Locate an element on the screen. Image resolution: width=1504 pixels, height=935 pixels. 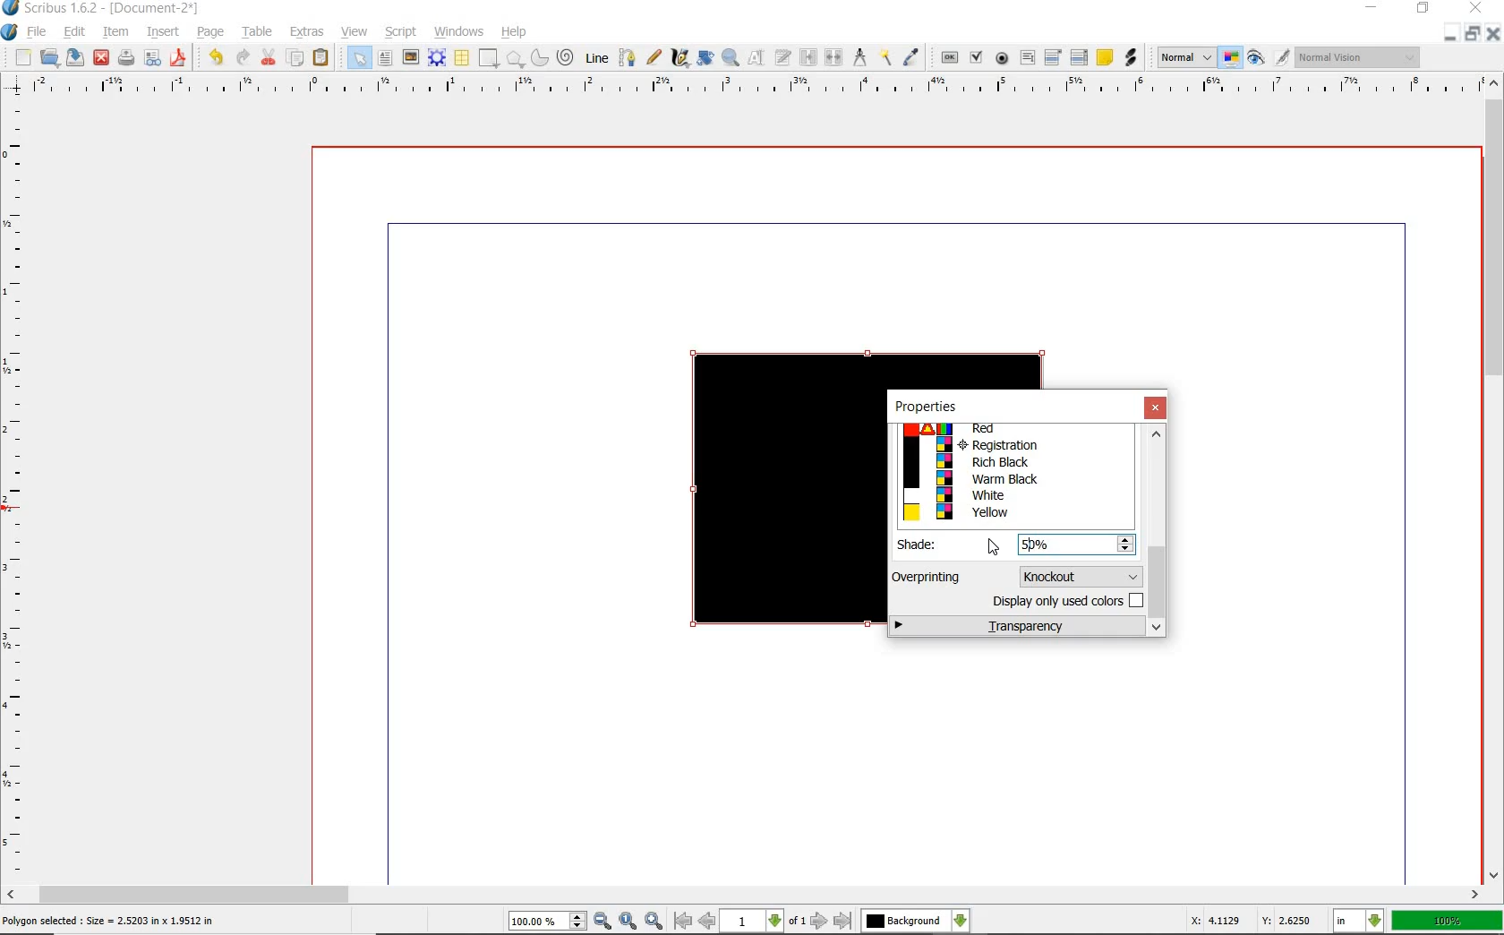
scrollbar is located at coordinates (1158, 532).